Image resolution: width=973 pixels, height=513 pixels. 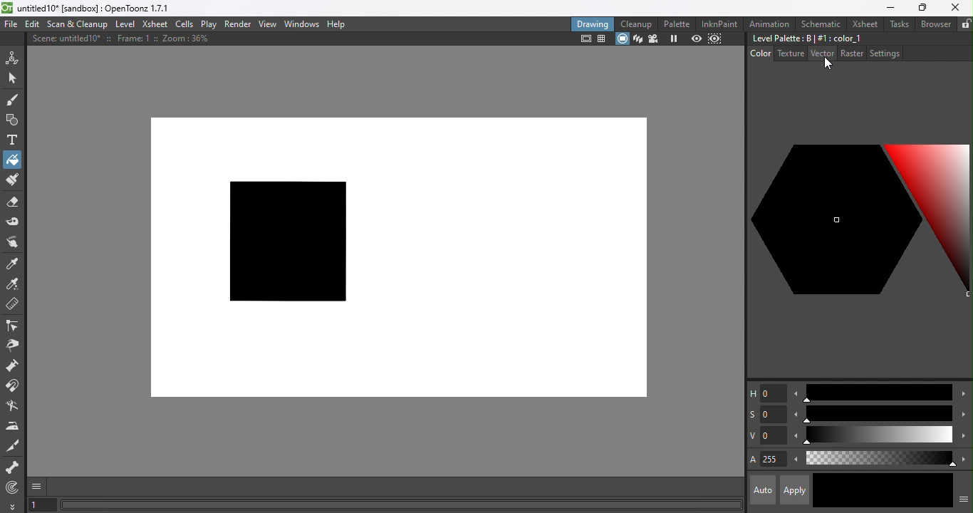 What do you see at coordinates (964, 497) in the screenshot?
I see `Show or hide parts of the color page` at bounding box center [964, 497].